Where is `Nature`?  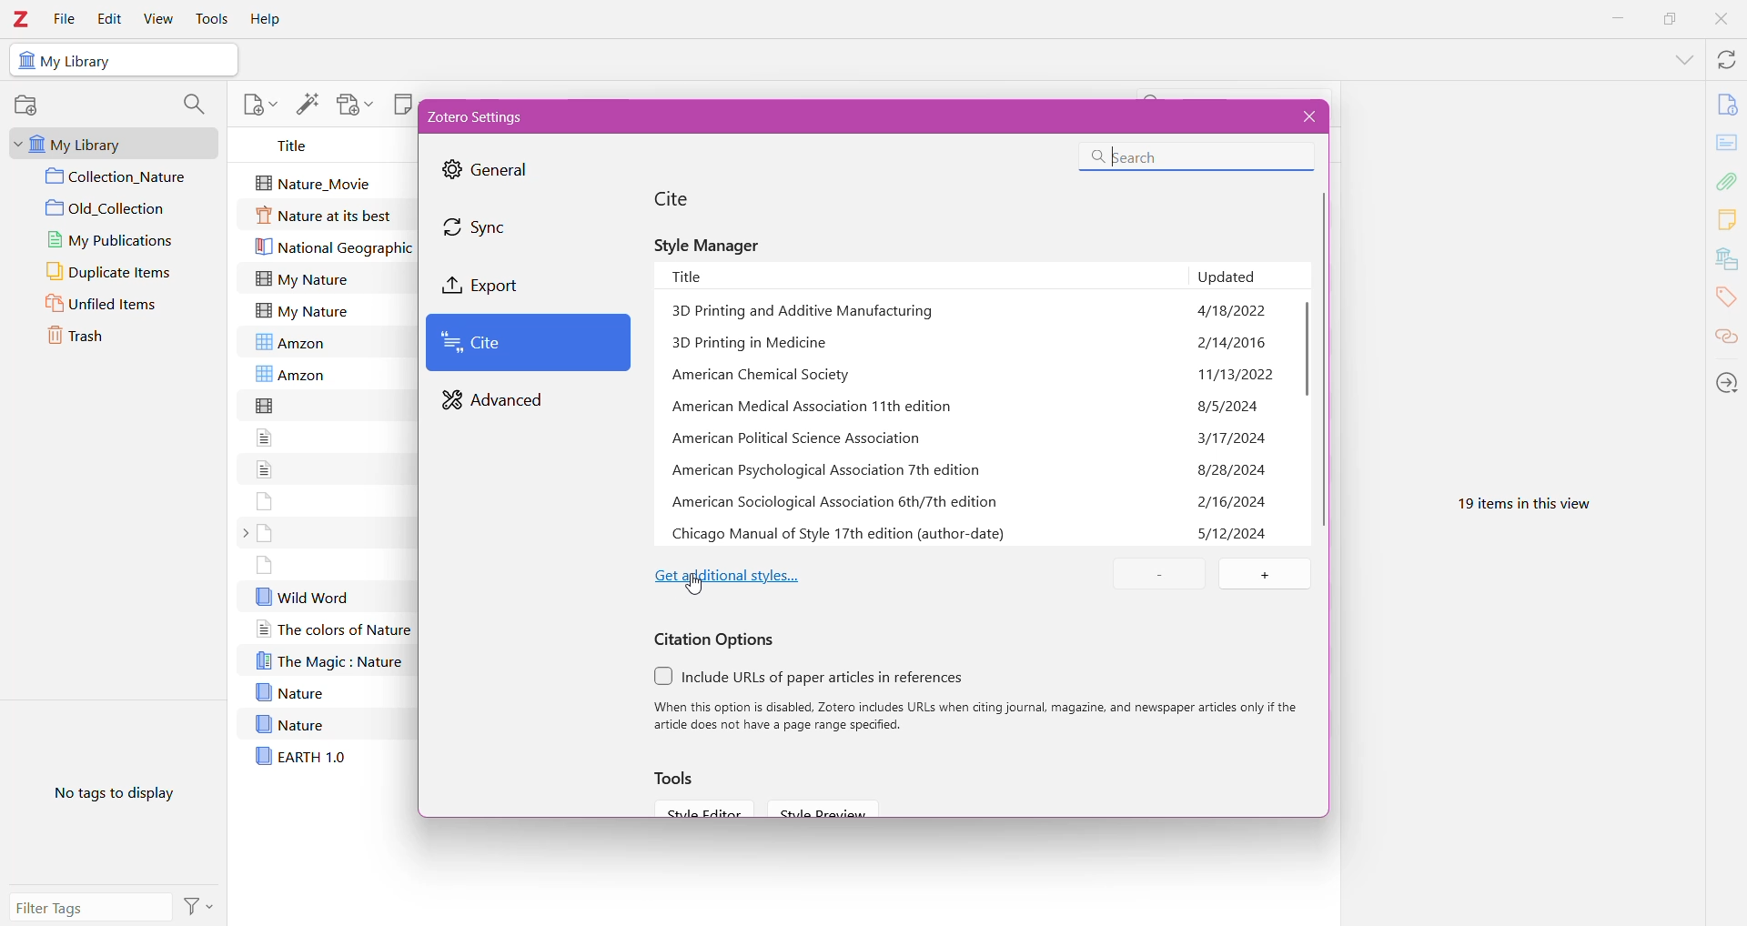
Nature is located at coordinates (289, 723).